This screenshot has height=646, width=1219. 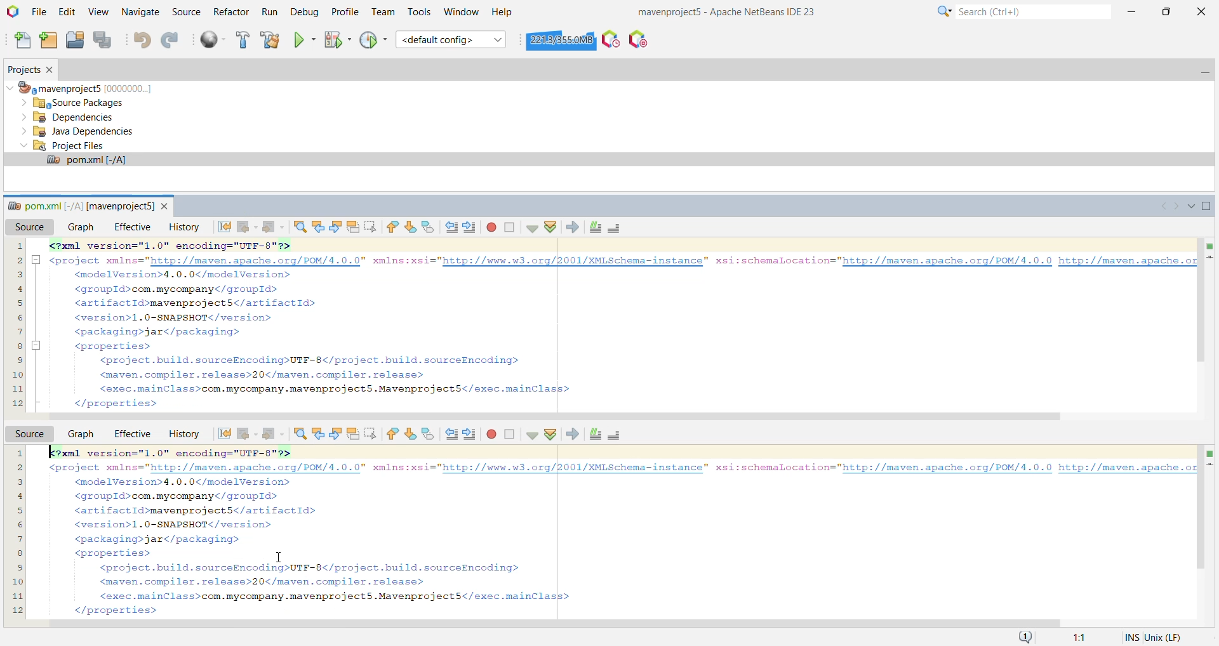 I want to click on Insert Mode, so click(x=1129, y=637).